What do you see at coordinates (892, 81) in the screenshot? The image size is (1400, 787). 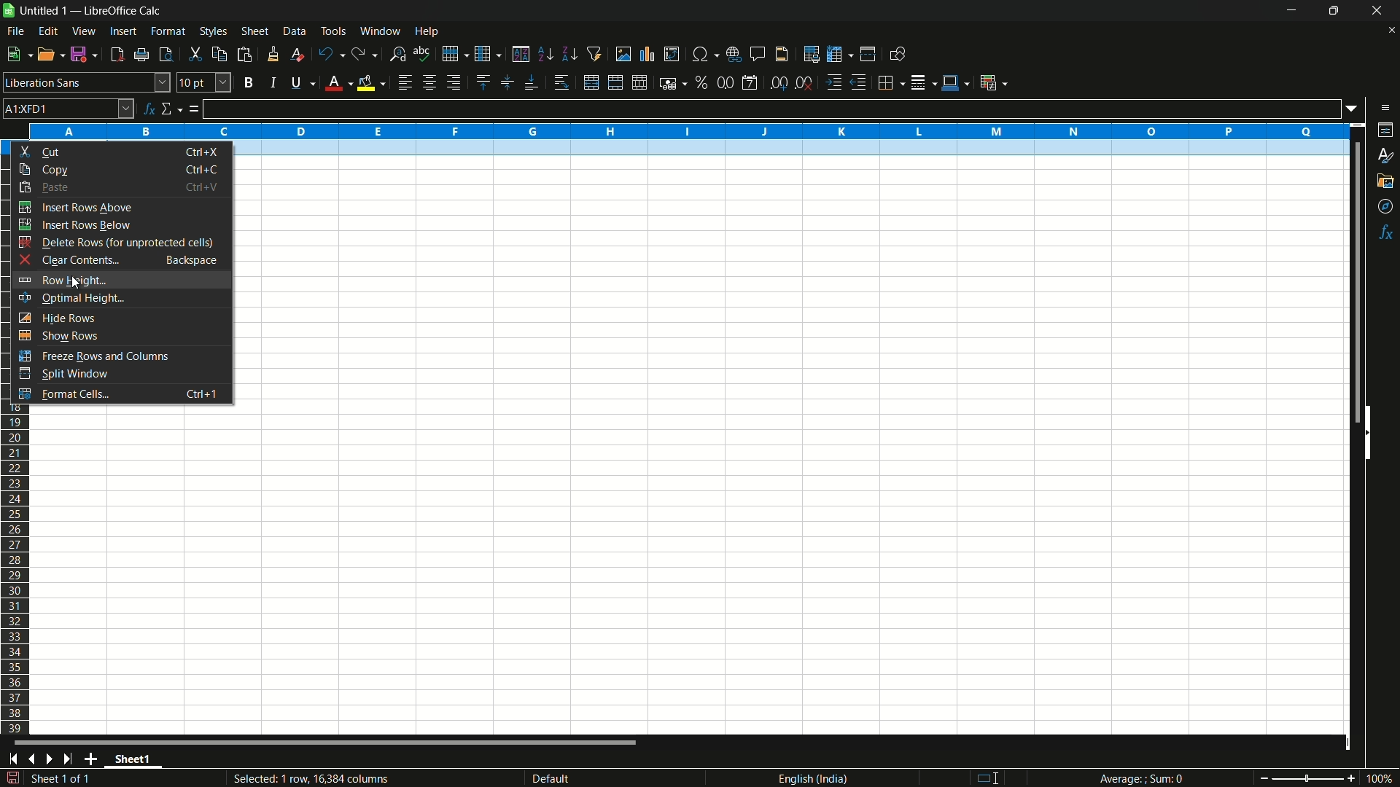 I see `borders` at bounding box center [892, 81].